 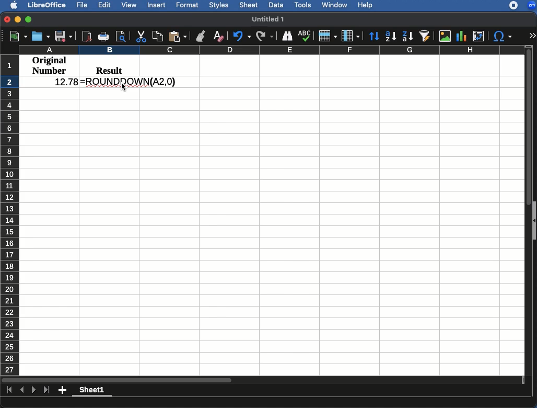 I want to click on LibreOffice, so click(x=48, y=5).